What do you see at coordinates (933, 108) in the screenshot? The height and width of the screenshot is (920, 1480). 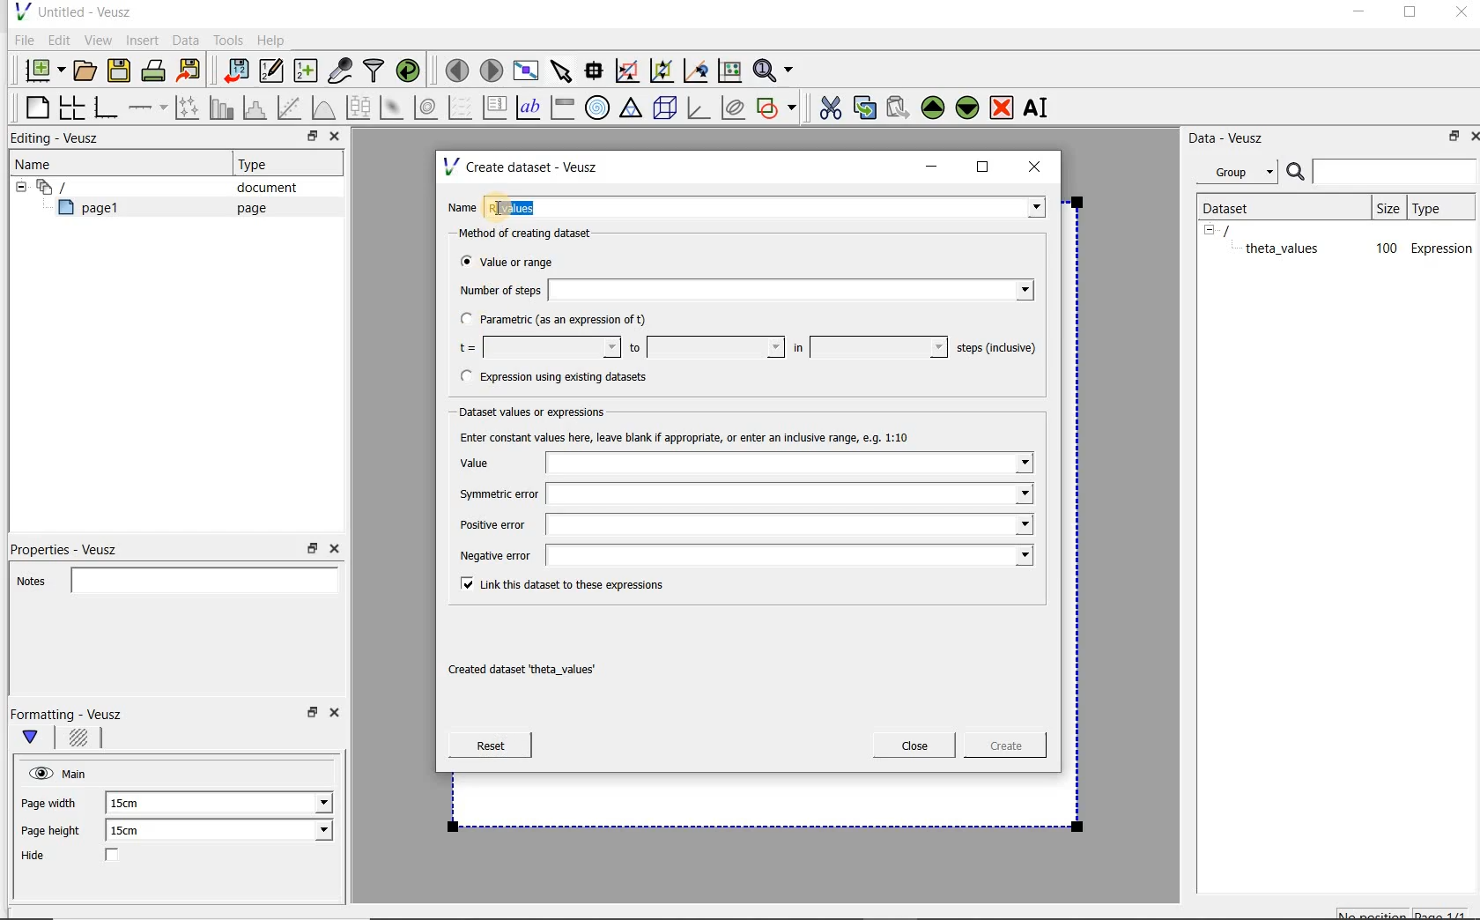 I see `Move the selected widget up` at bounding box center [933, 108].